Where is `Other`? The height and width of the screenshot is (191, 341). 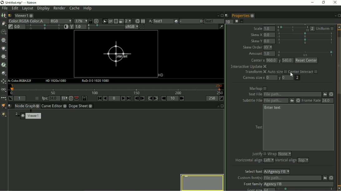 Other is located at coordinates (3, 99).